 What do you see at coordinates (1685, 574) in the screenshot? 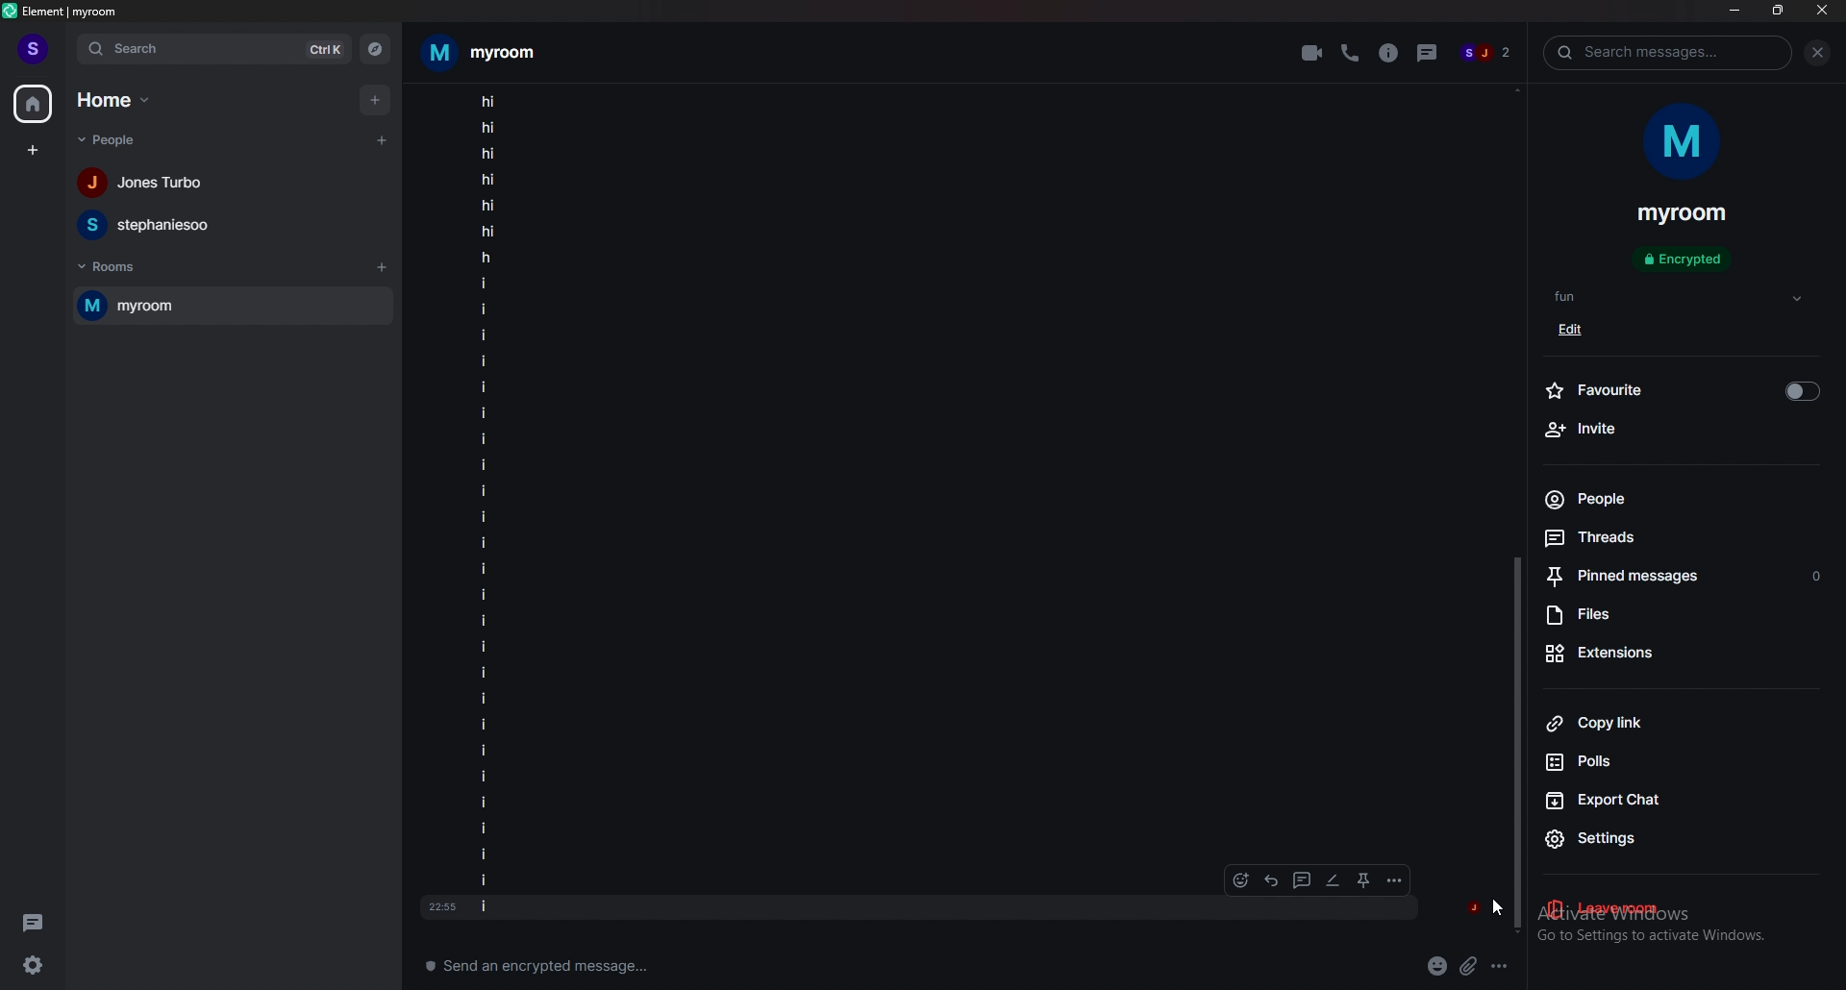
I see `pinned messages` at bounding box center [1685, 574].